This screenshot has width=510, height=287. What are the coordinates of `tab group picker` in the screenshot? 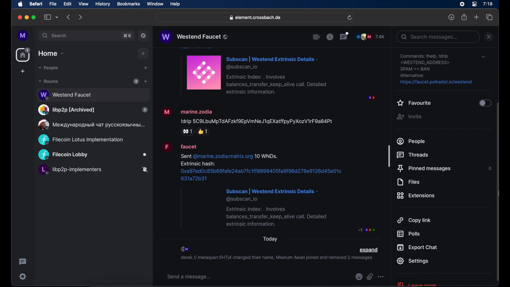 It's located at (57, 17).